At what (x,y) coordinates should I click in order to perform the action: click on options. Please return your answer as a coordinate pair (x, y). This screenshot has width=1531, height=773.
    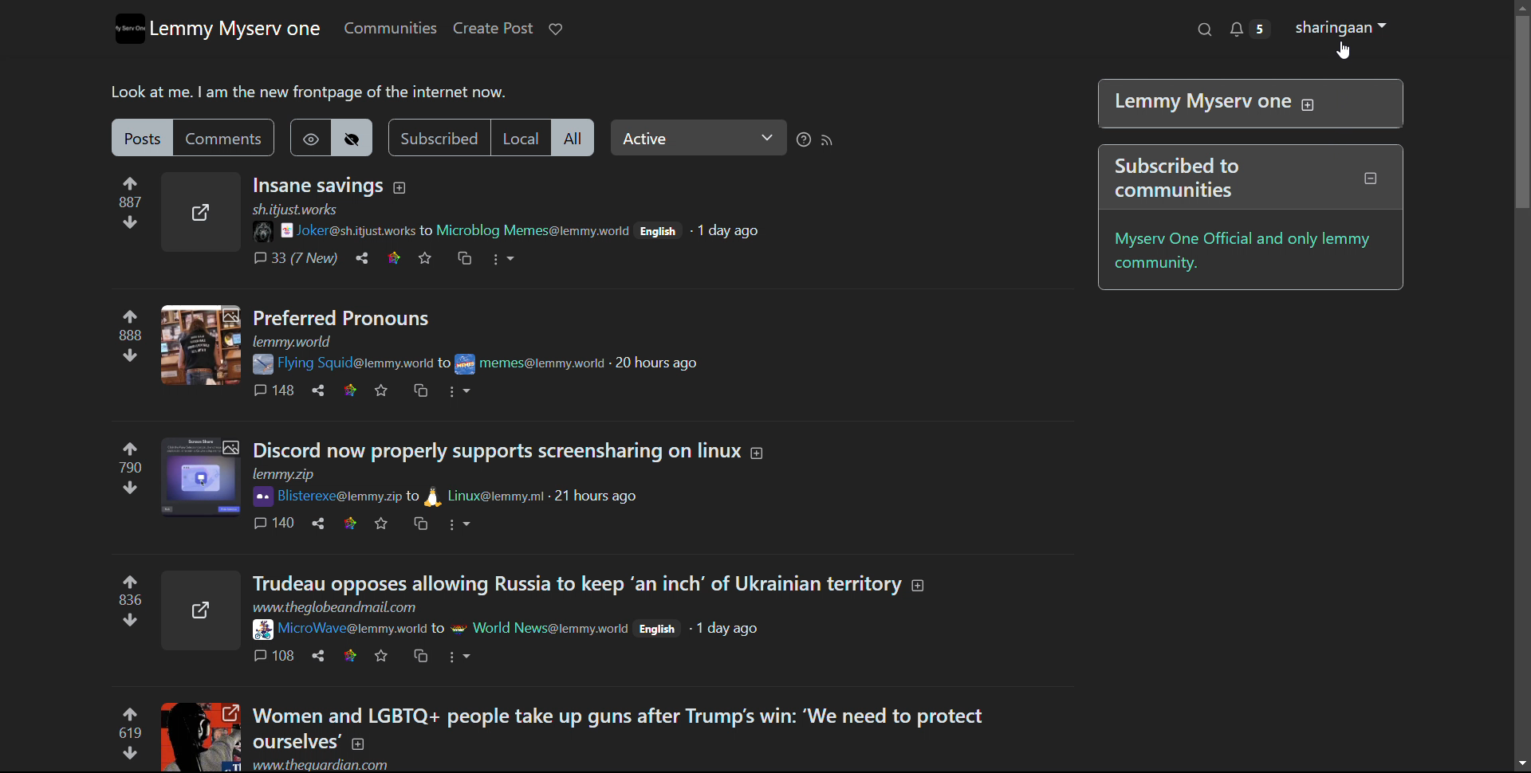
    Looking at the image, I should click on (460, 657).